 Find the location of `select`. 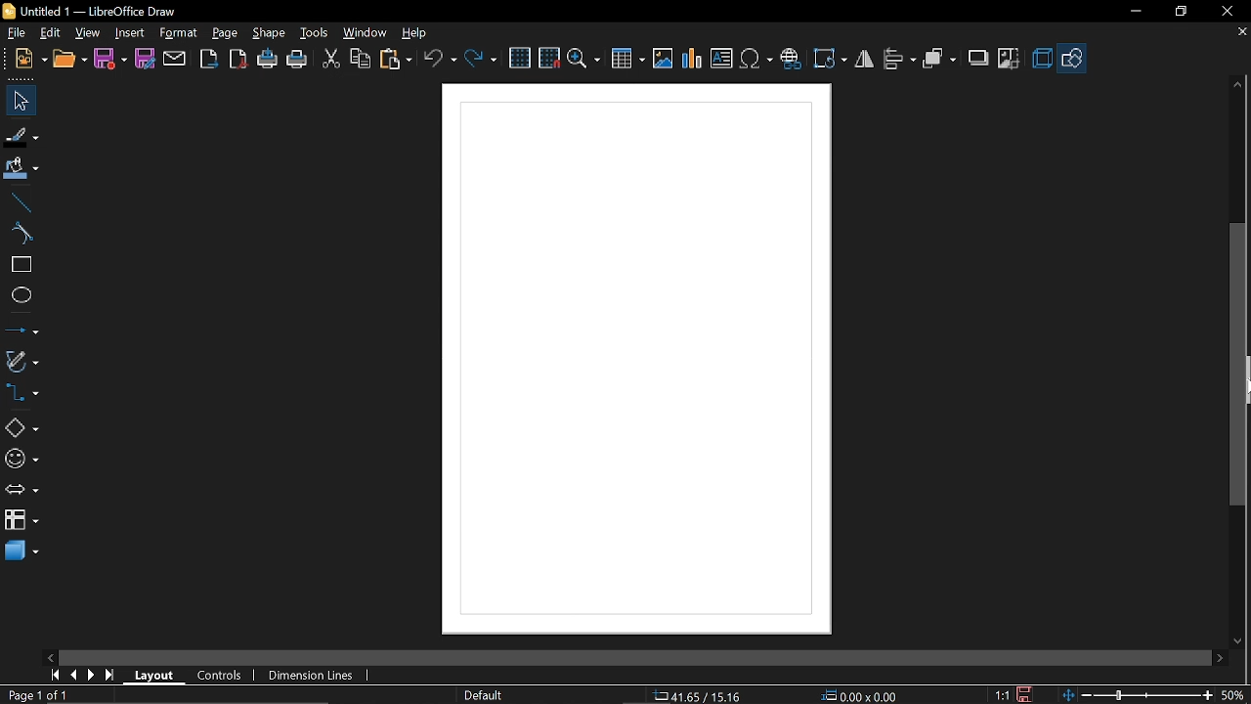

select is located at coordinates (18, 101).